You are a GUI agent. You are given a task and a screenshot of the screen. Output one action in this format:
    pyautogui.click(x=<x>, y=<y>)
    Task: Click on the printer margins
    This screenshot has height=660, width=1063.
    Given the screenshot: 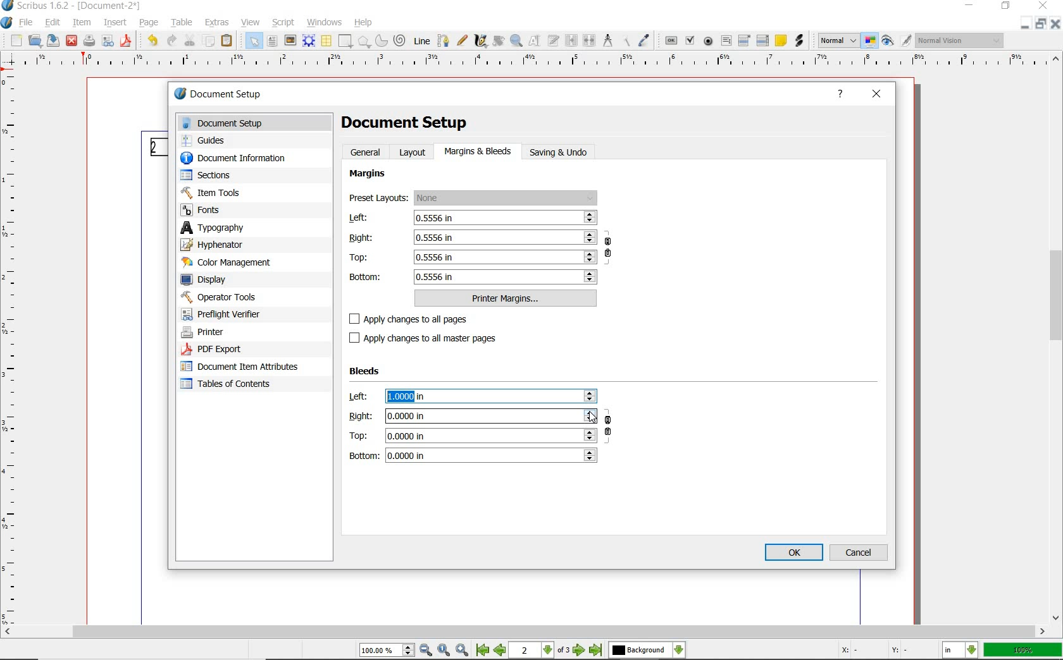 What is the action you would take?
    pyautogui.click(x=506, y=298)
    